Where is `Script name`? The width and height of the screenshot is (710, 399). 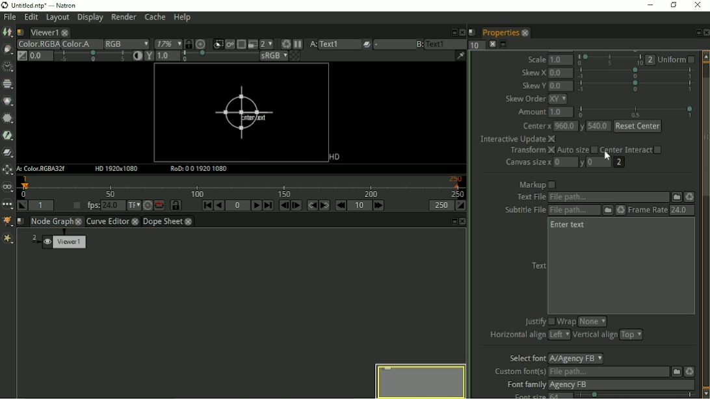 Script name is located at coordinates (20, 32).